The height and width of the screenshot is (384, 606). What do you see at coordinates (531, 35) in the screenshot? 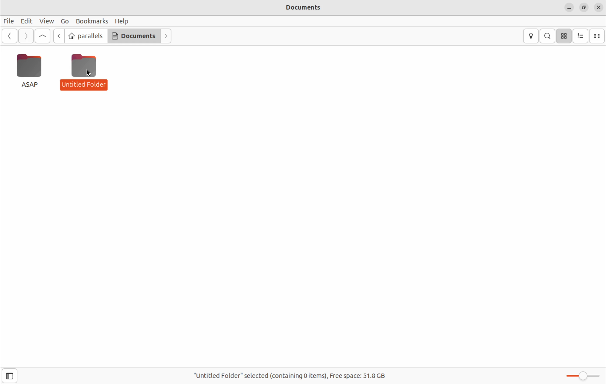
I see `location` at bounding box center [531, 35].